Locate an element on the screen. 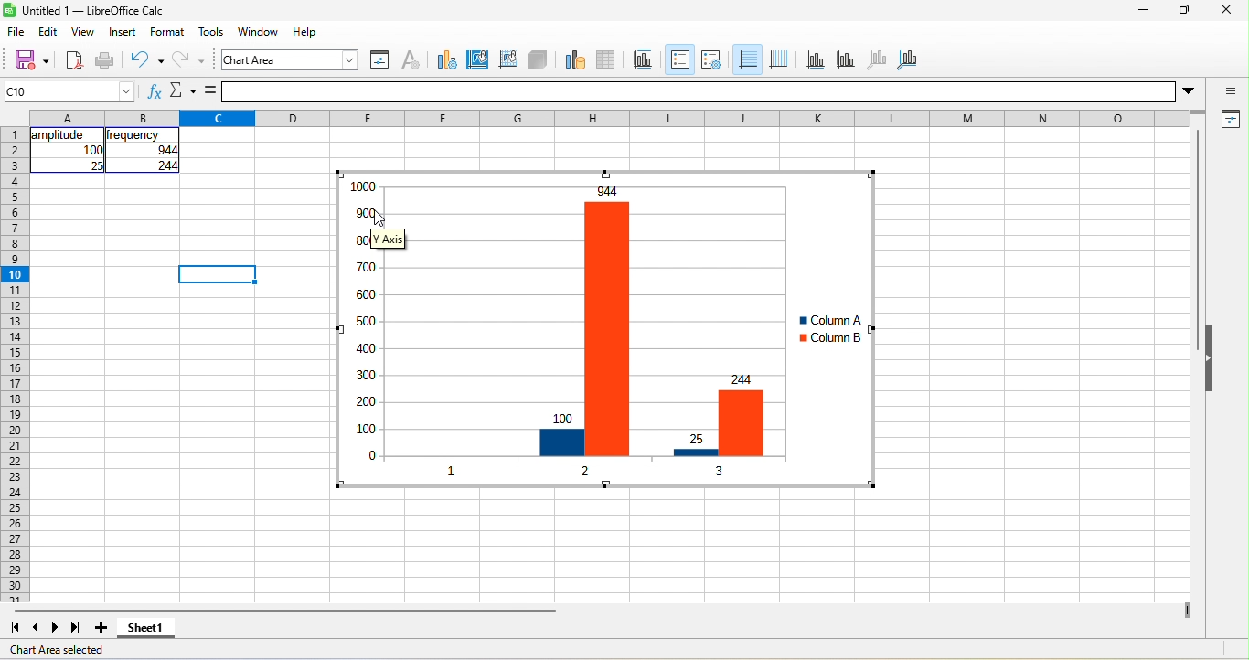  next sheet is located at coordinates (59, 627).